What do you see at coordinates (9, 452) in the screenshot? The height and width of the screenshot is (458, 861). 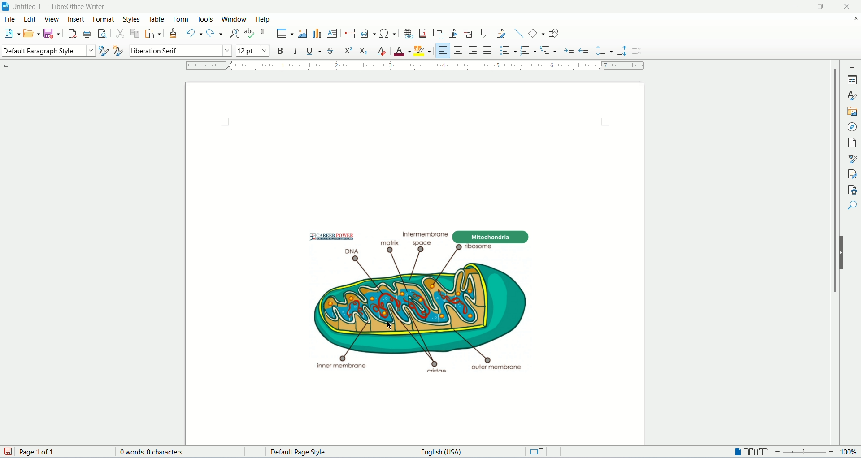 I see `save` at bounding box center [9, 452].